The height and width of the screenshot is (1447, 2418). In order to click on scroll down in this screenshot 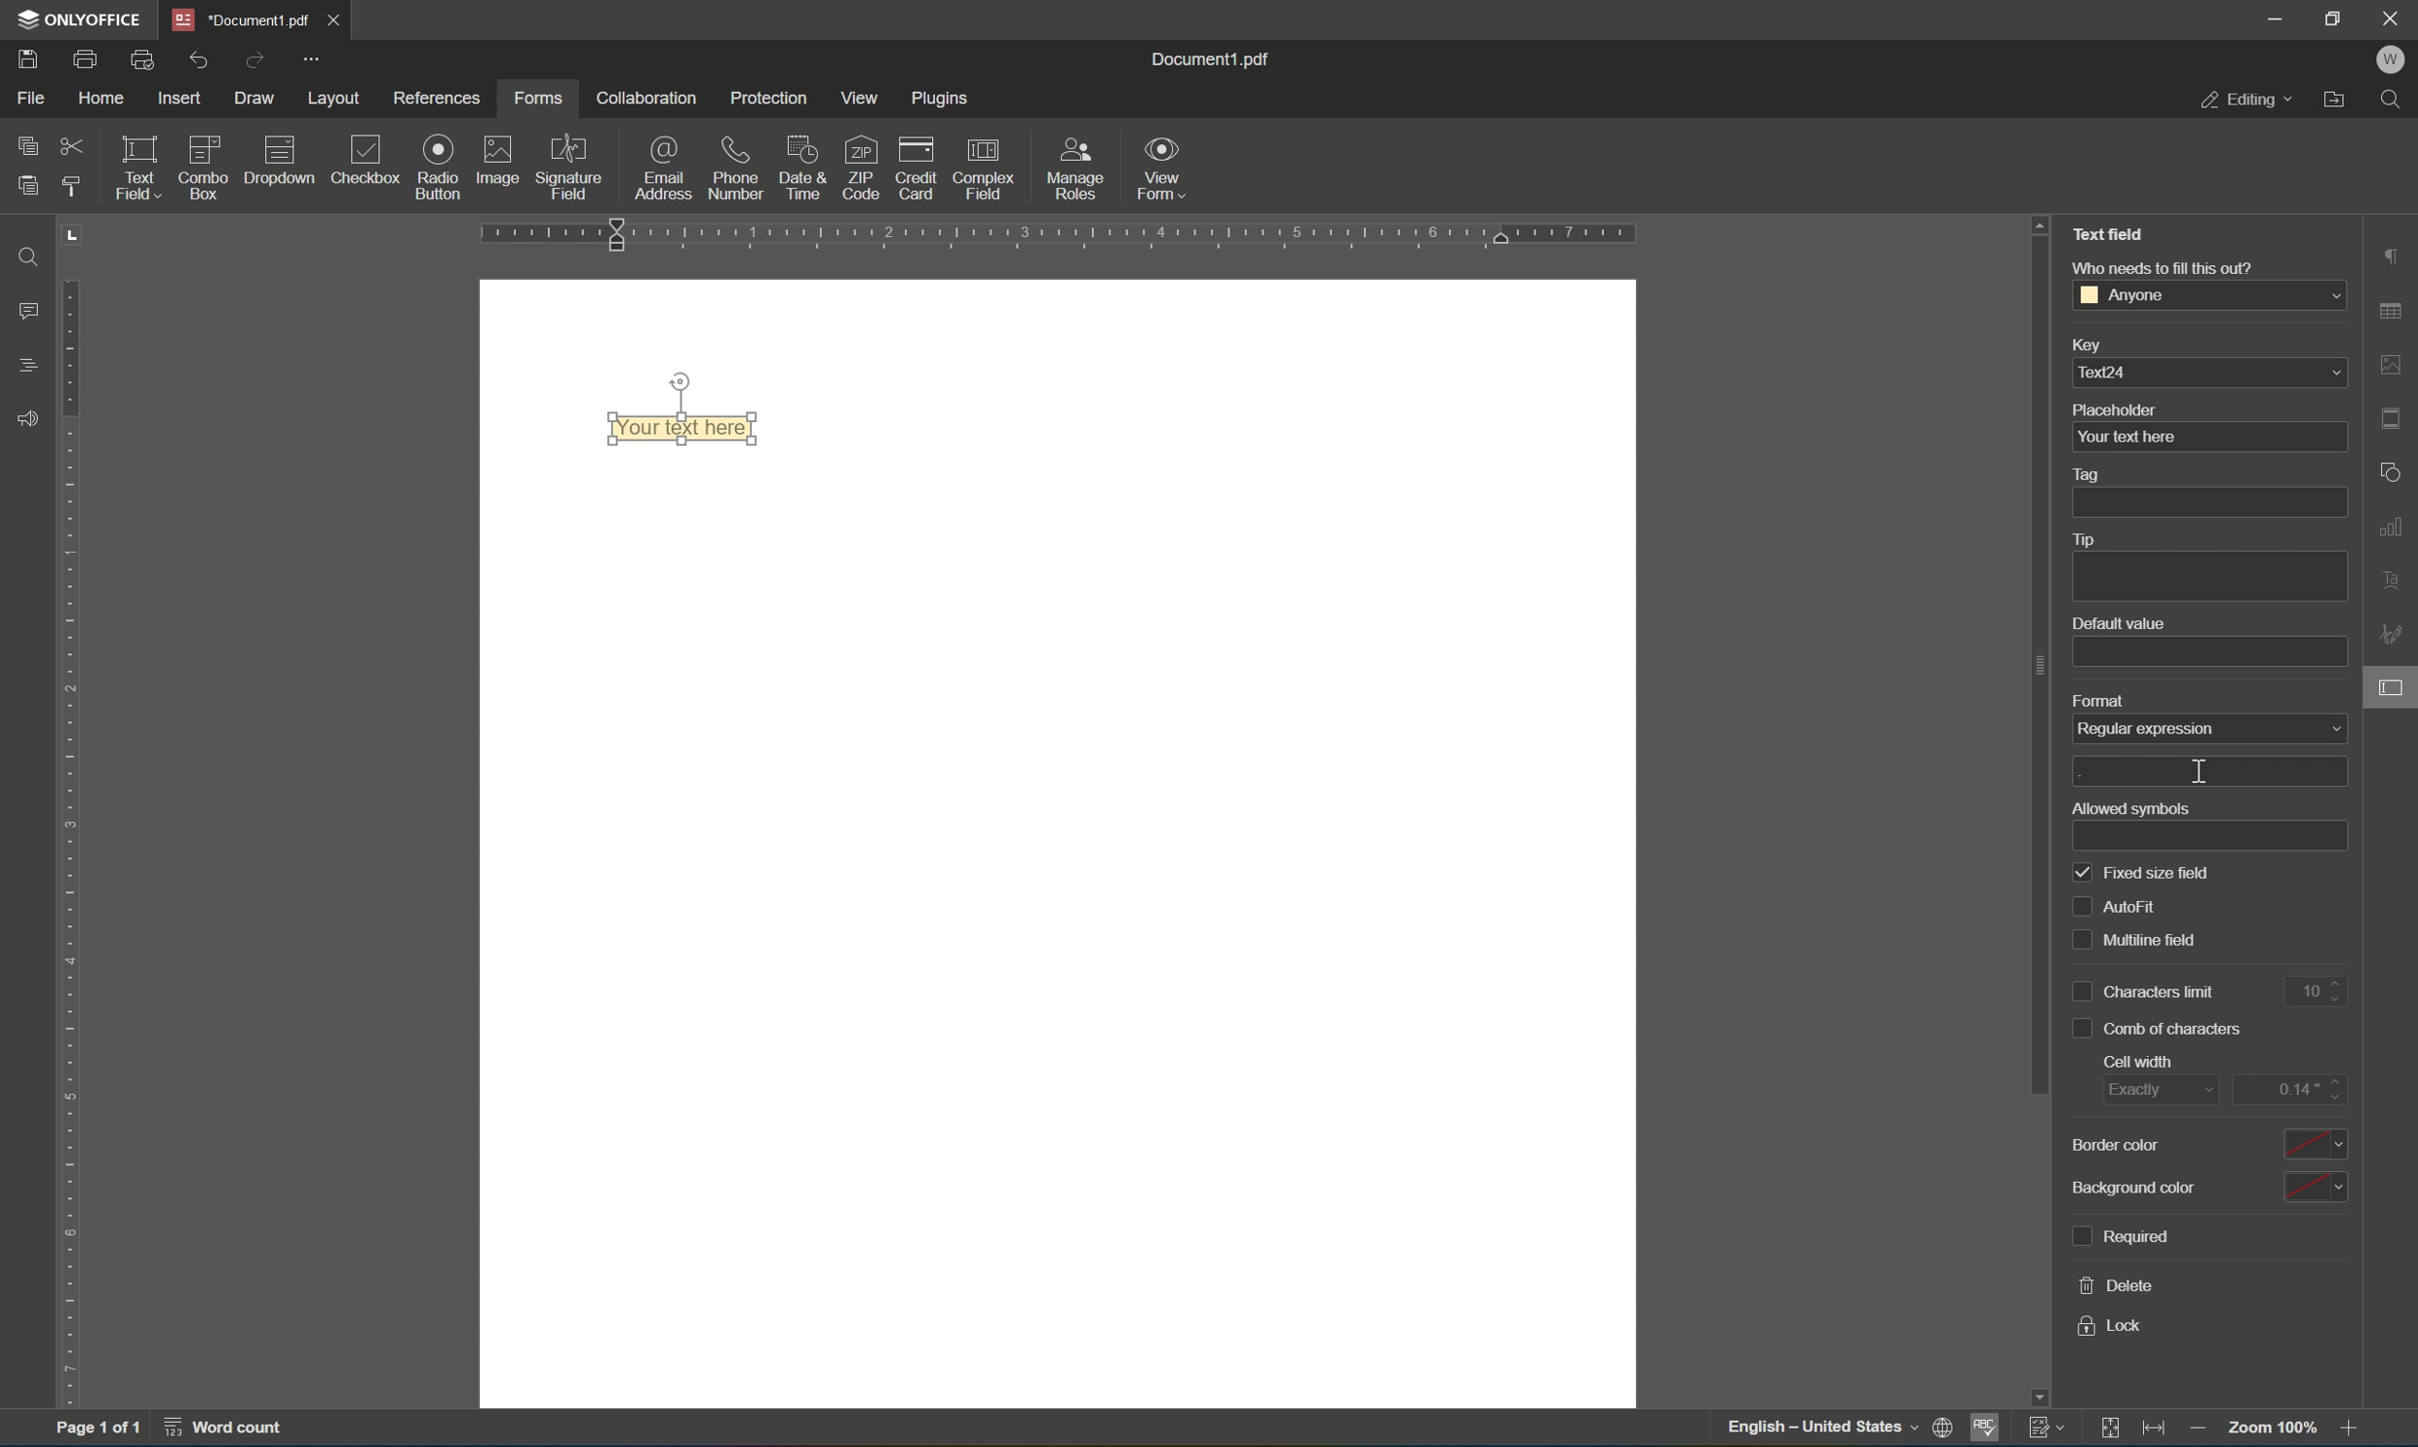, I will do `click(2038, 1397)`.